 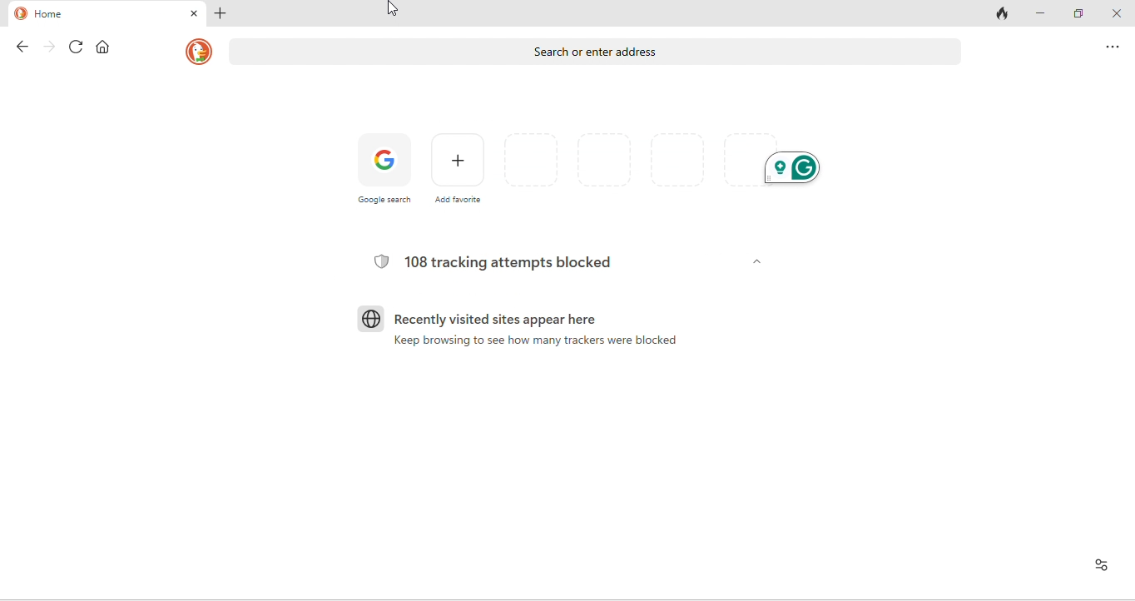 What do you see at coordinates (594, 51) in the screenshot?
I see `search or enter address` at bounding box center [594, 51].